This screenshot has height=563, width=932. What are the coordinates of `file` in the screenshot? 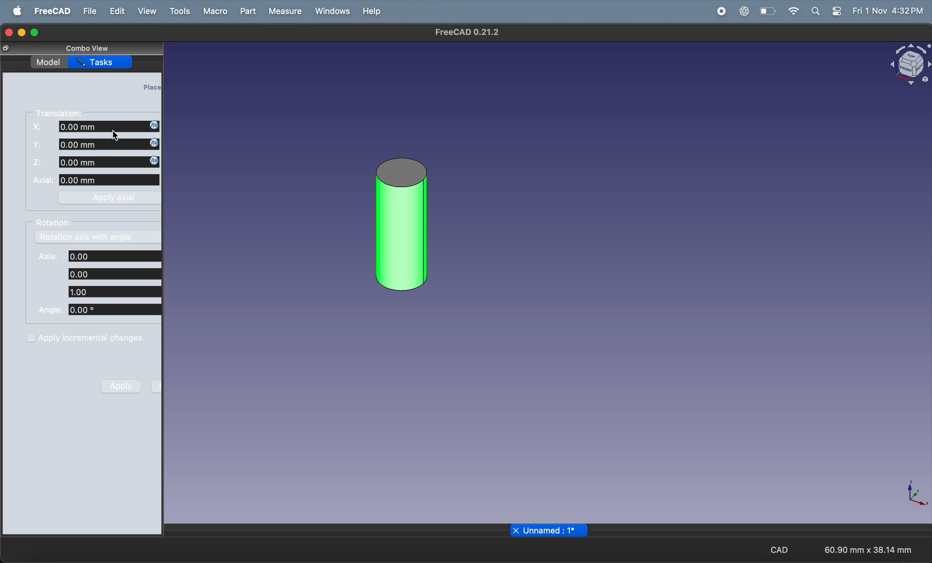 It's located at (88, 11).